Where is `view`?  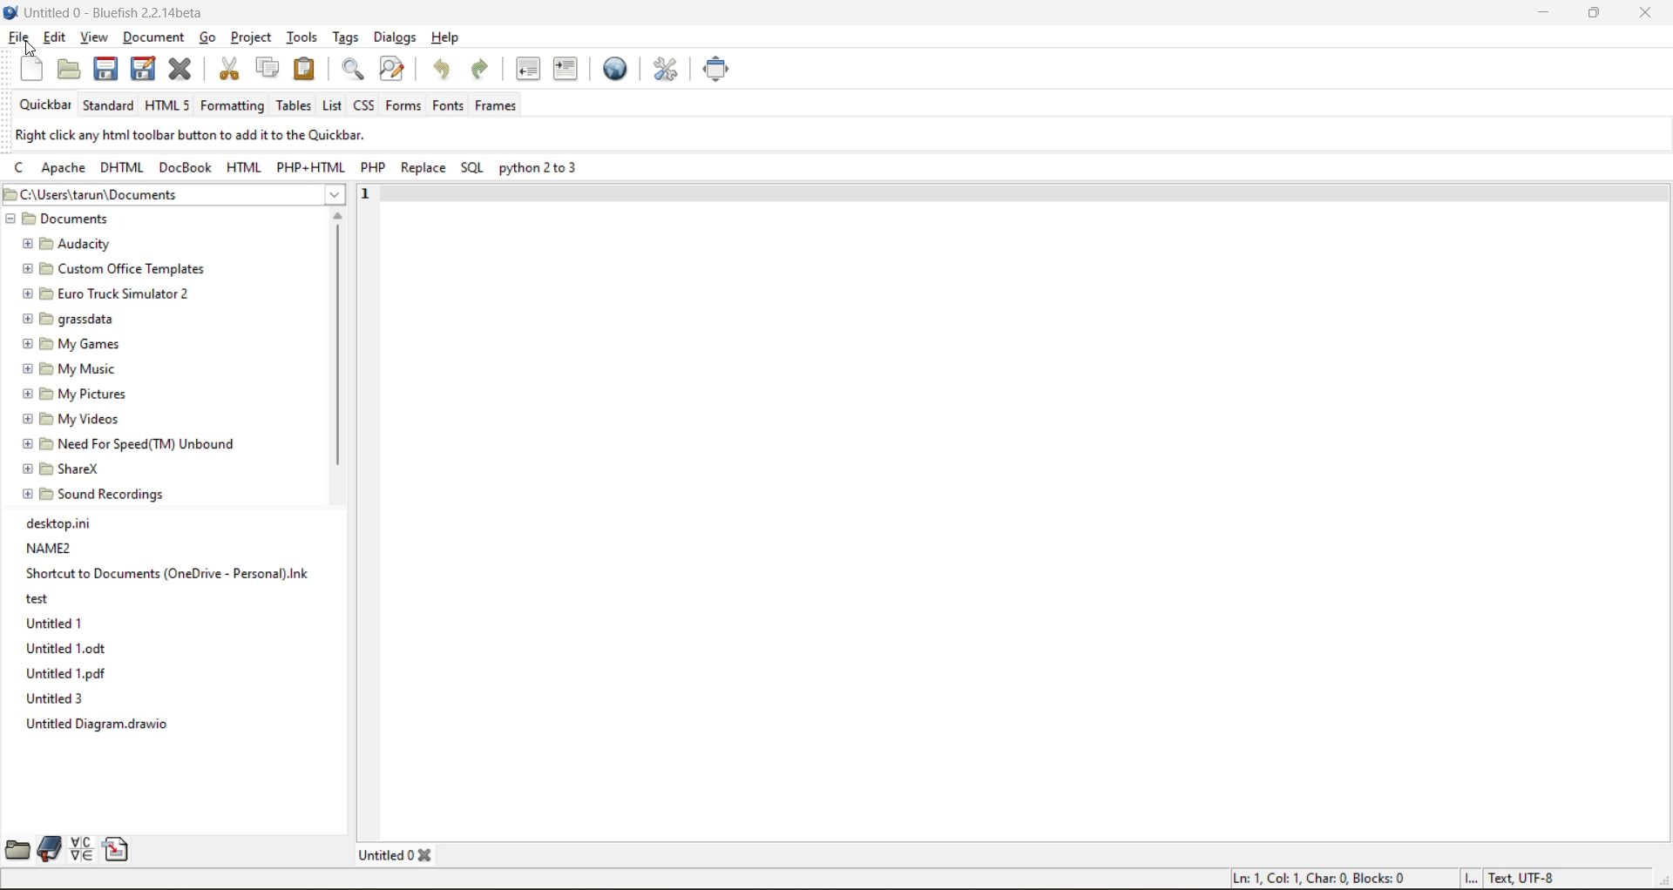
view is located at coordinates (91, 36).